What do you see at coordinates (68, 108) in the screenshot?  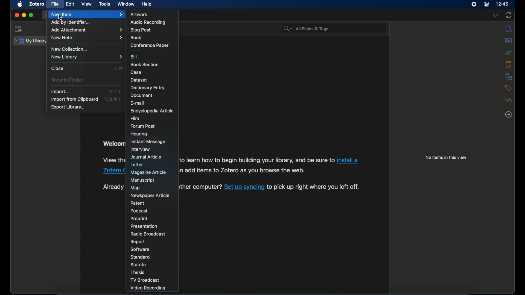 I see `export library` at bounding box center [68, 108].